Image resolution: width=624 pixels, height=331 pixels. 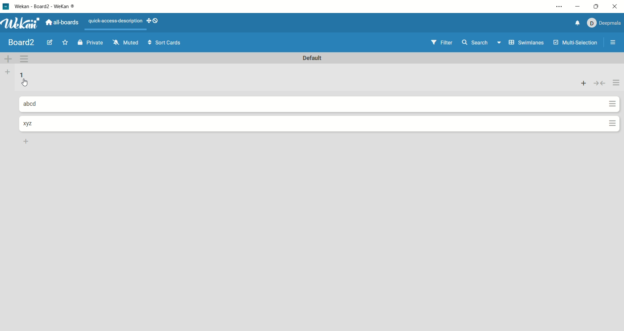 I want to click on show-desktop-drag-handles, so click(x=155, y=21).